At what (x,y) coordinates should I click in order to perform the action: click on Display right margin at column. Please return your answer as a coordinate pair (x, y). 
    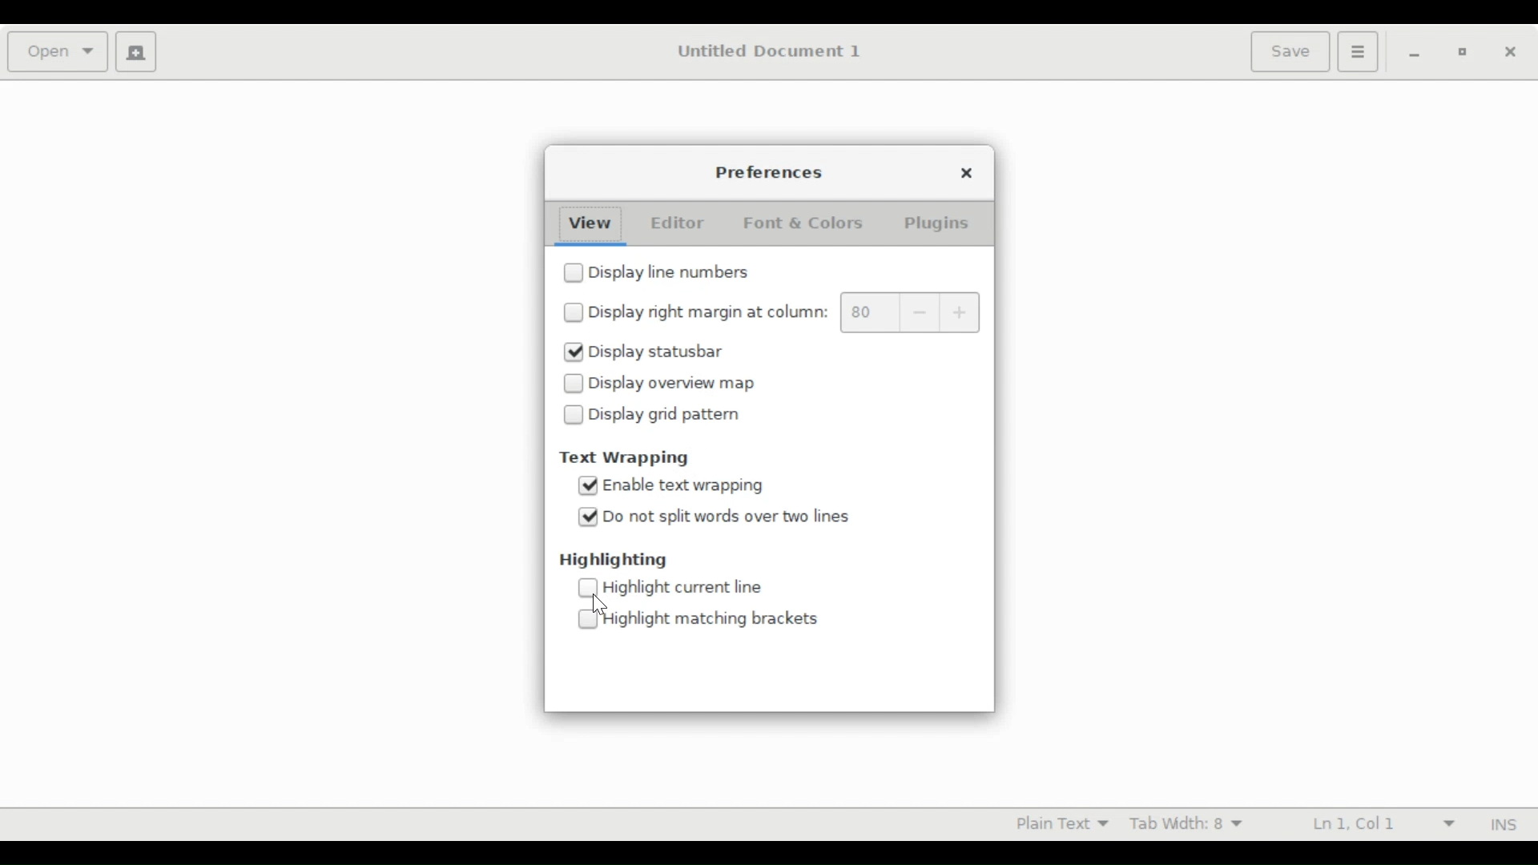
    Looking at the image, I should click on (708, 314).